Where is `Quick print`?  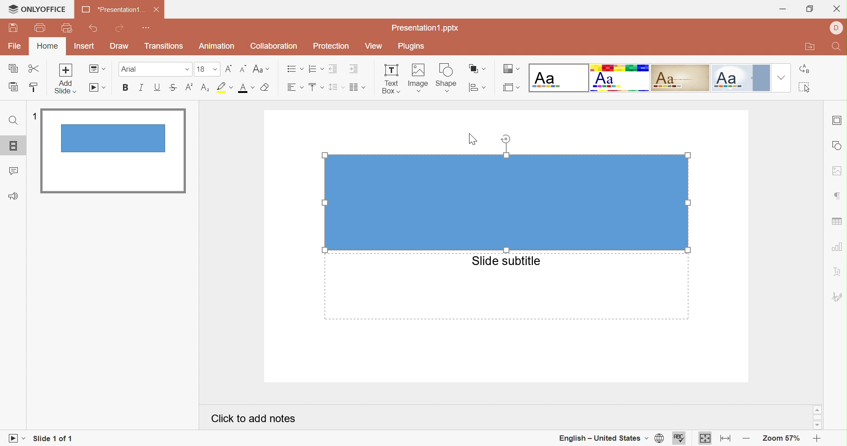
Quick print is located at coordinates (67, 29).